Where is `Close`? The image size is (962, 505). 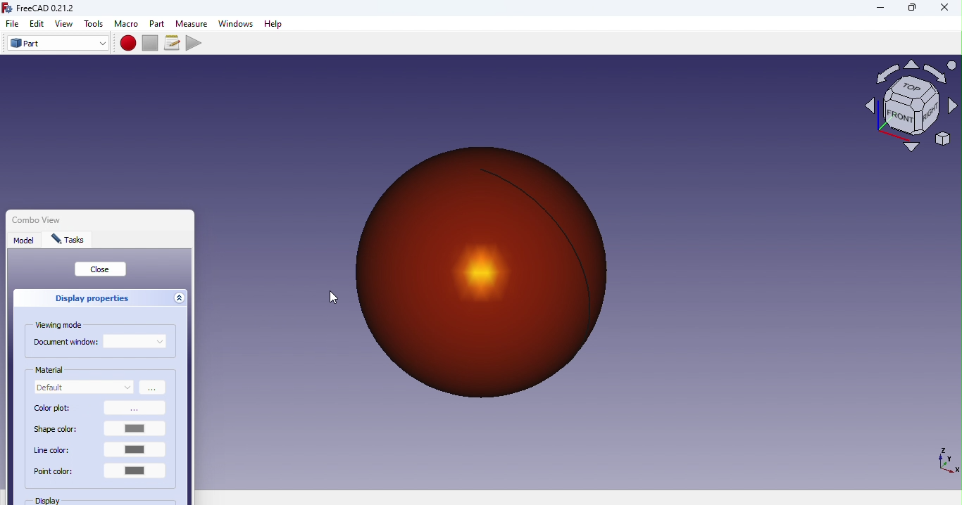 Close is located at coordinates (101, 269).